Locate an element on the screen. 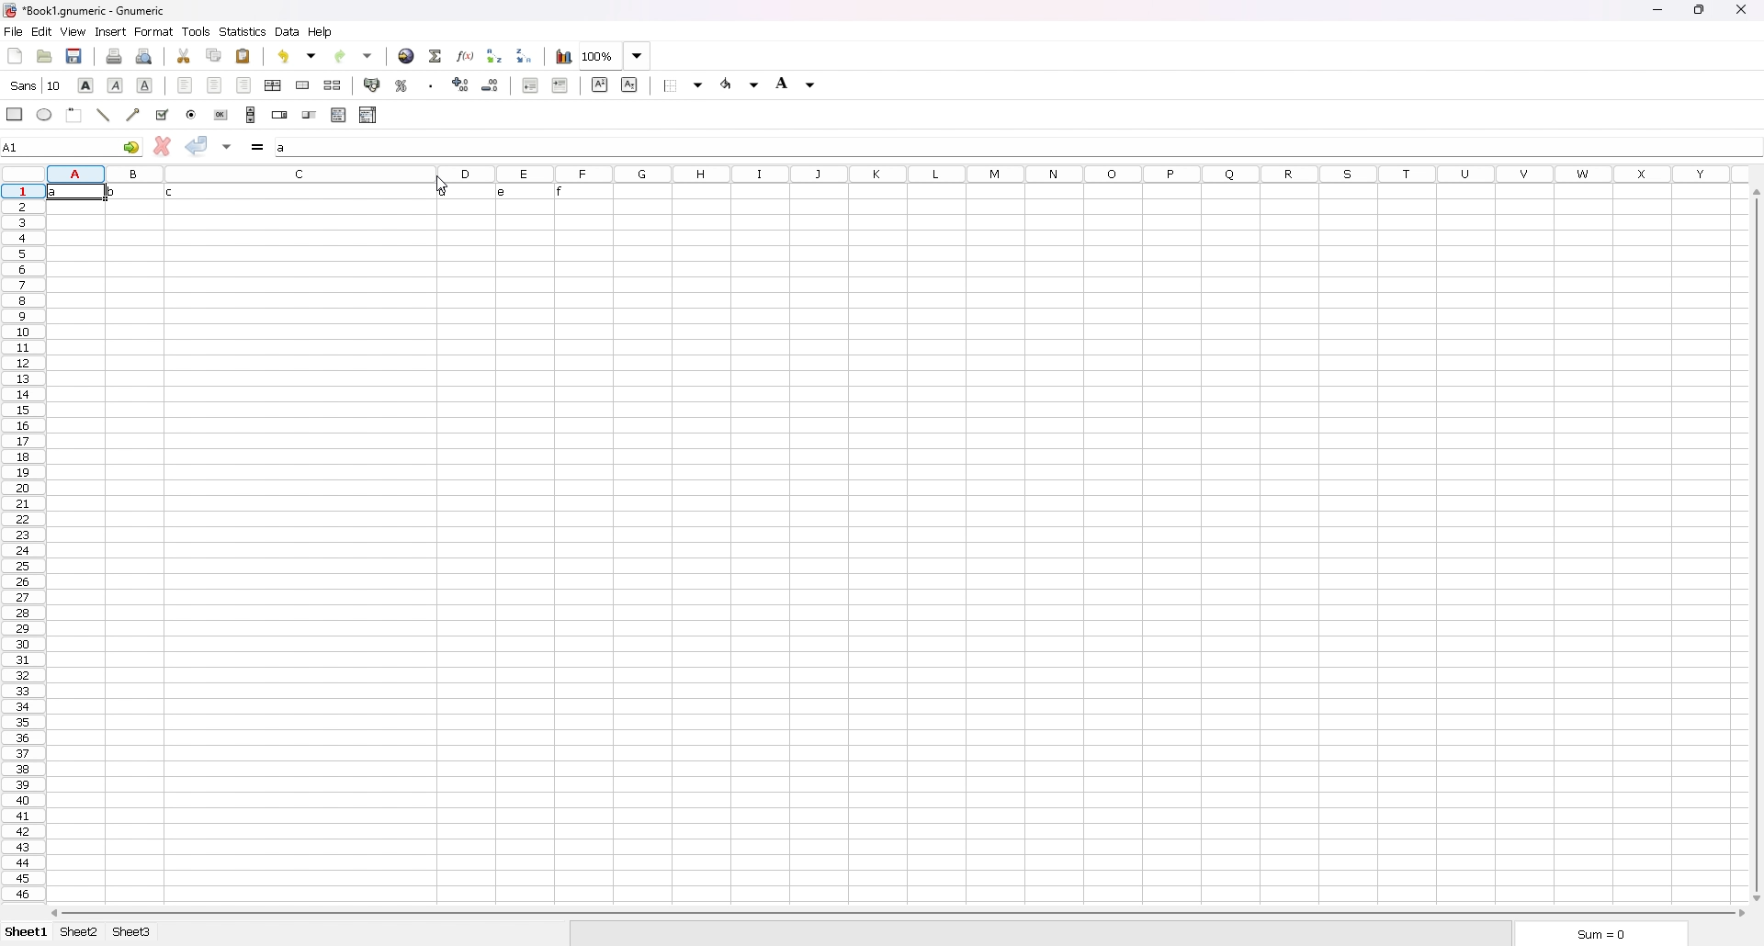 The width and height of the screenshot is (1764, 946). background is located at coordinates (797, 83).